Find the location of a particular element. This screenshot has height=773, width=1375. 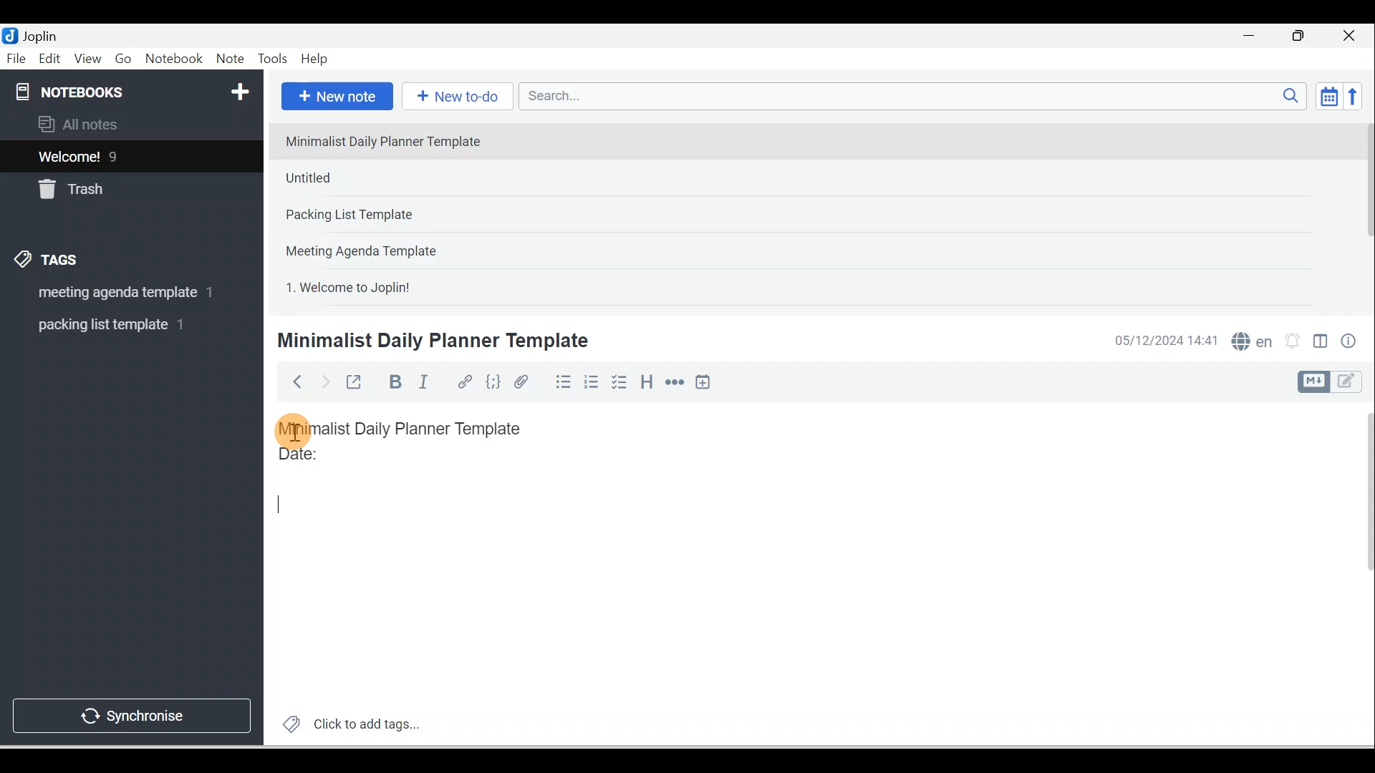

Go is located at coordinates (125, 59).